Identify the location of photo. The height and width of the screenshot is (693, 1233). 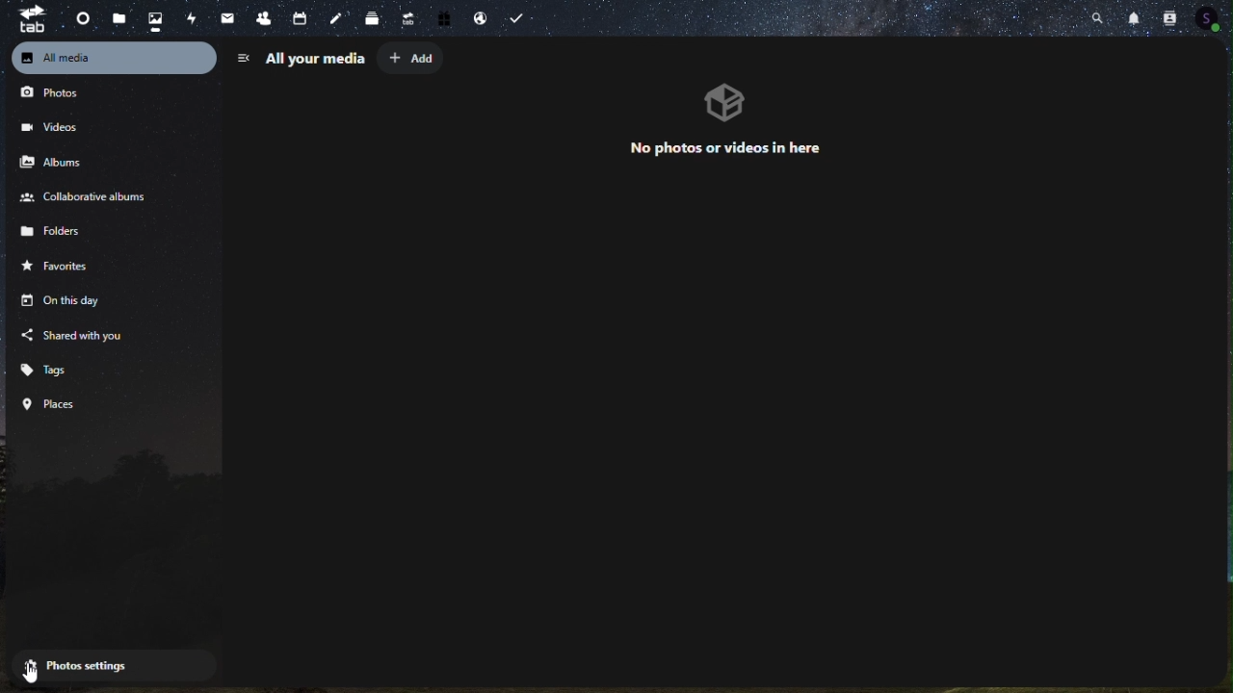
(157, 20).